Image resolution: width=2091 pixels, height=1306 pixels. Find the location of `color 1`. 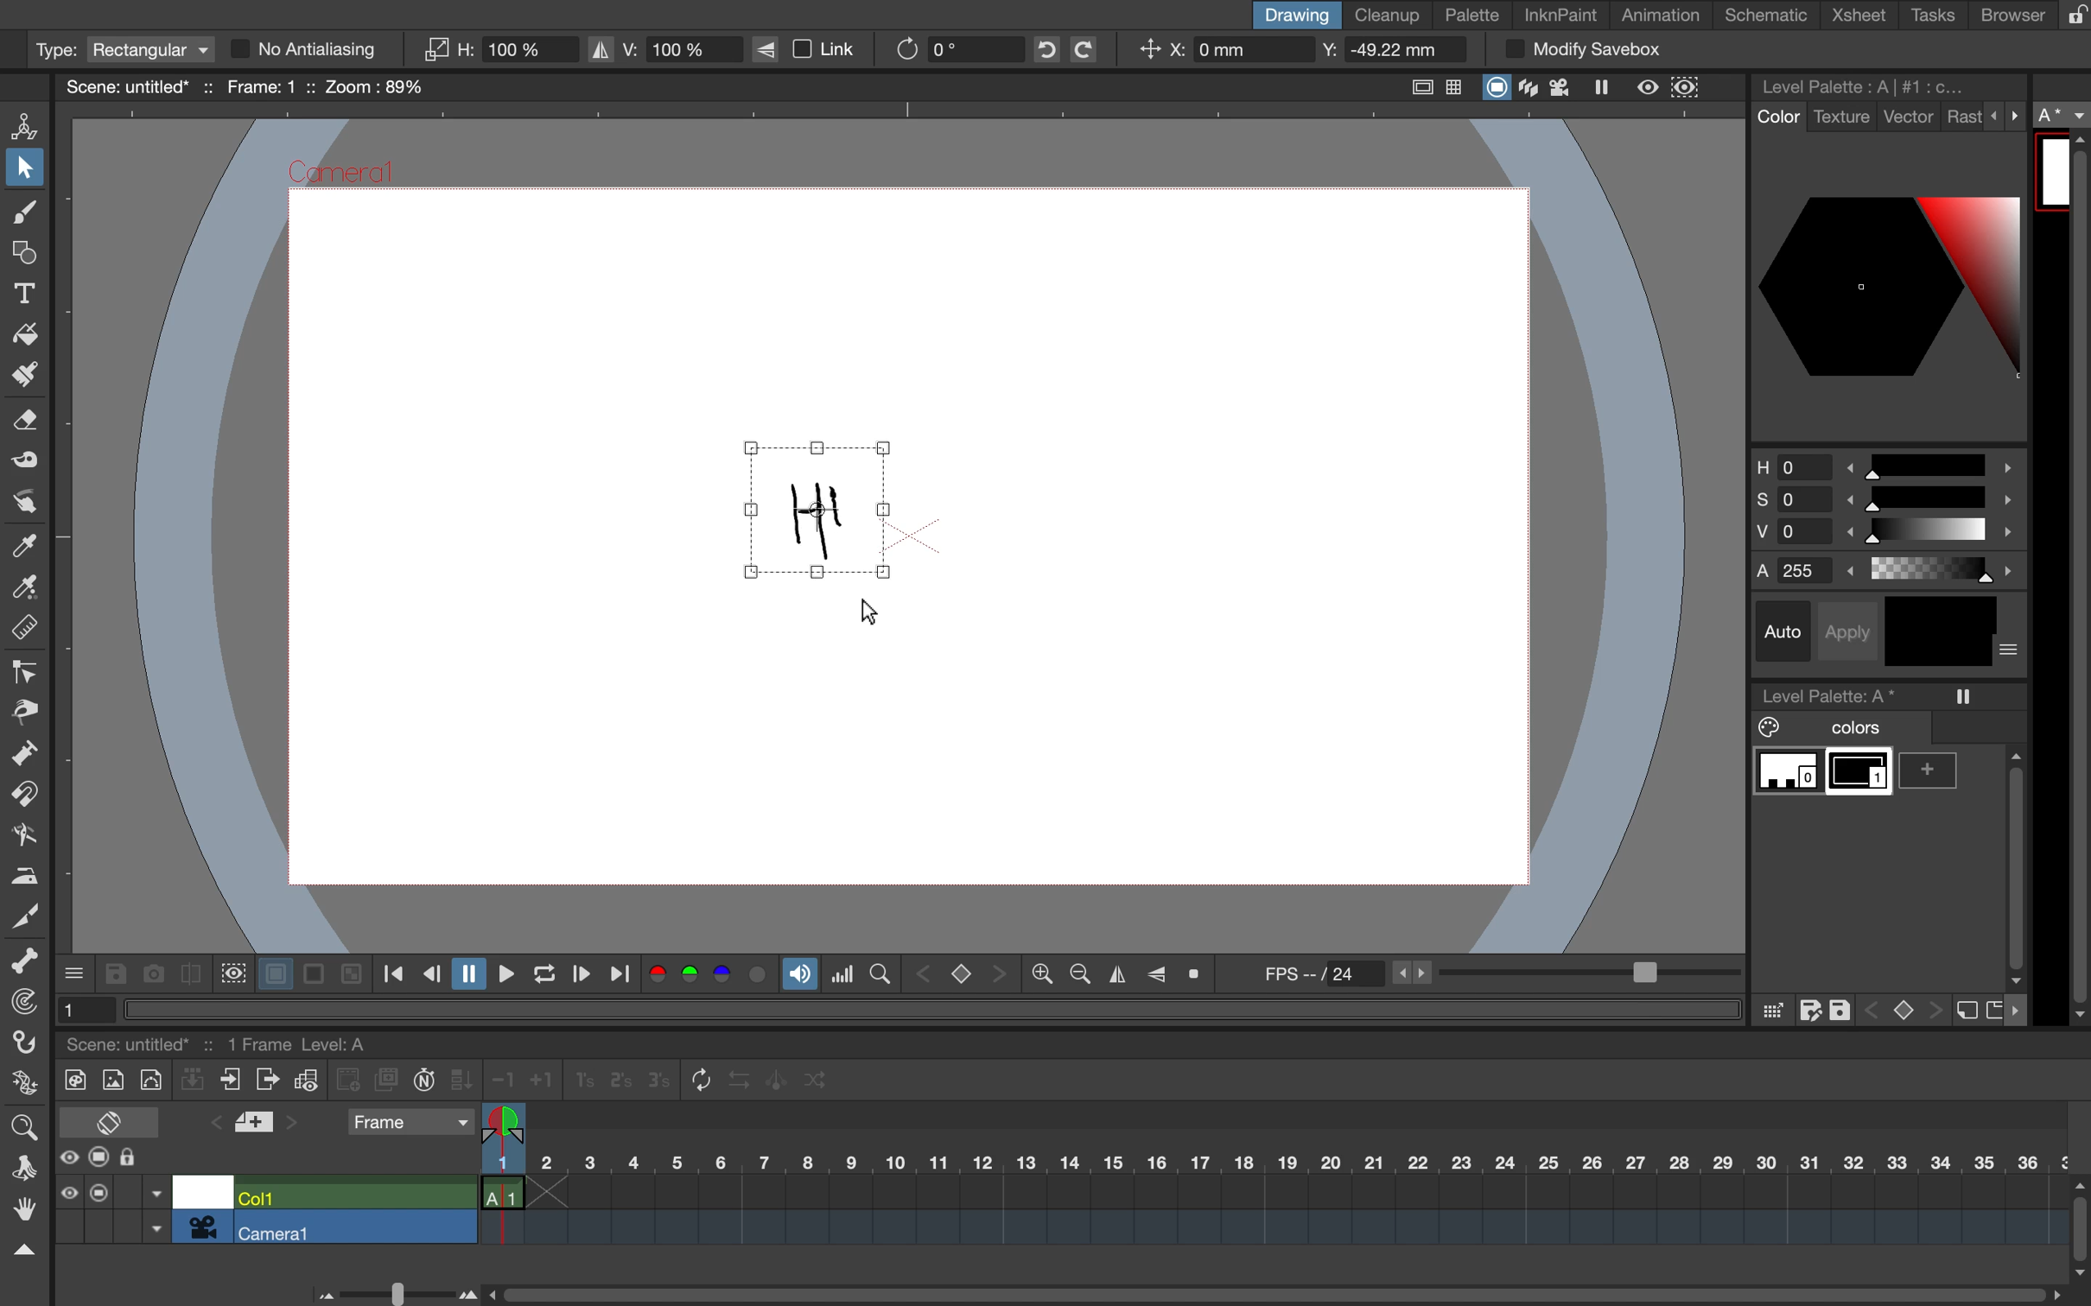

color 1 is located at coordinates (1861, 775).